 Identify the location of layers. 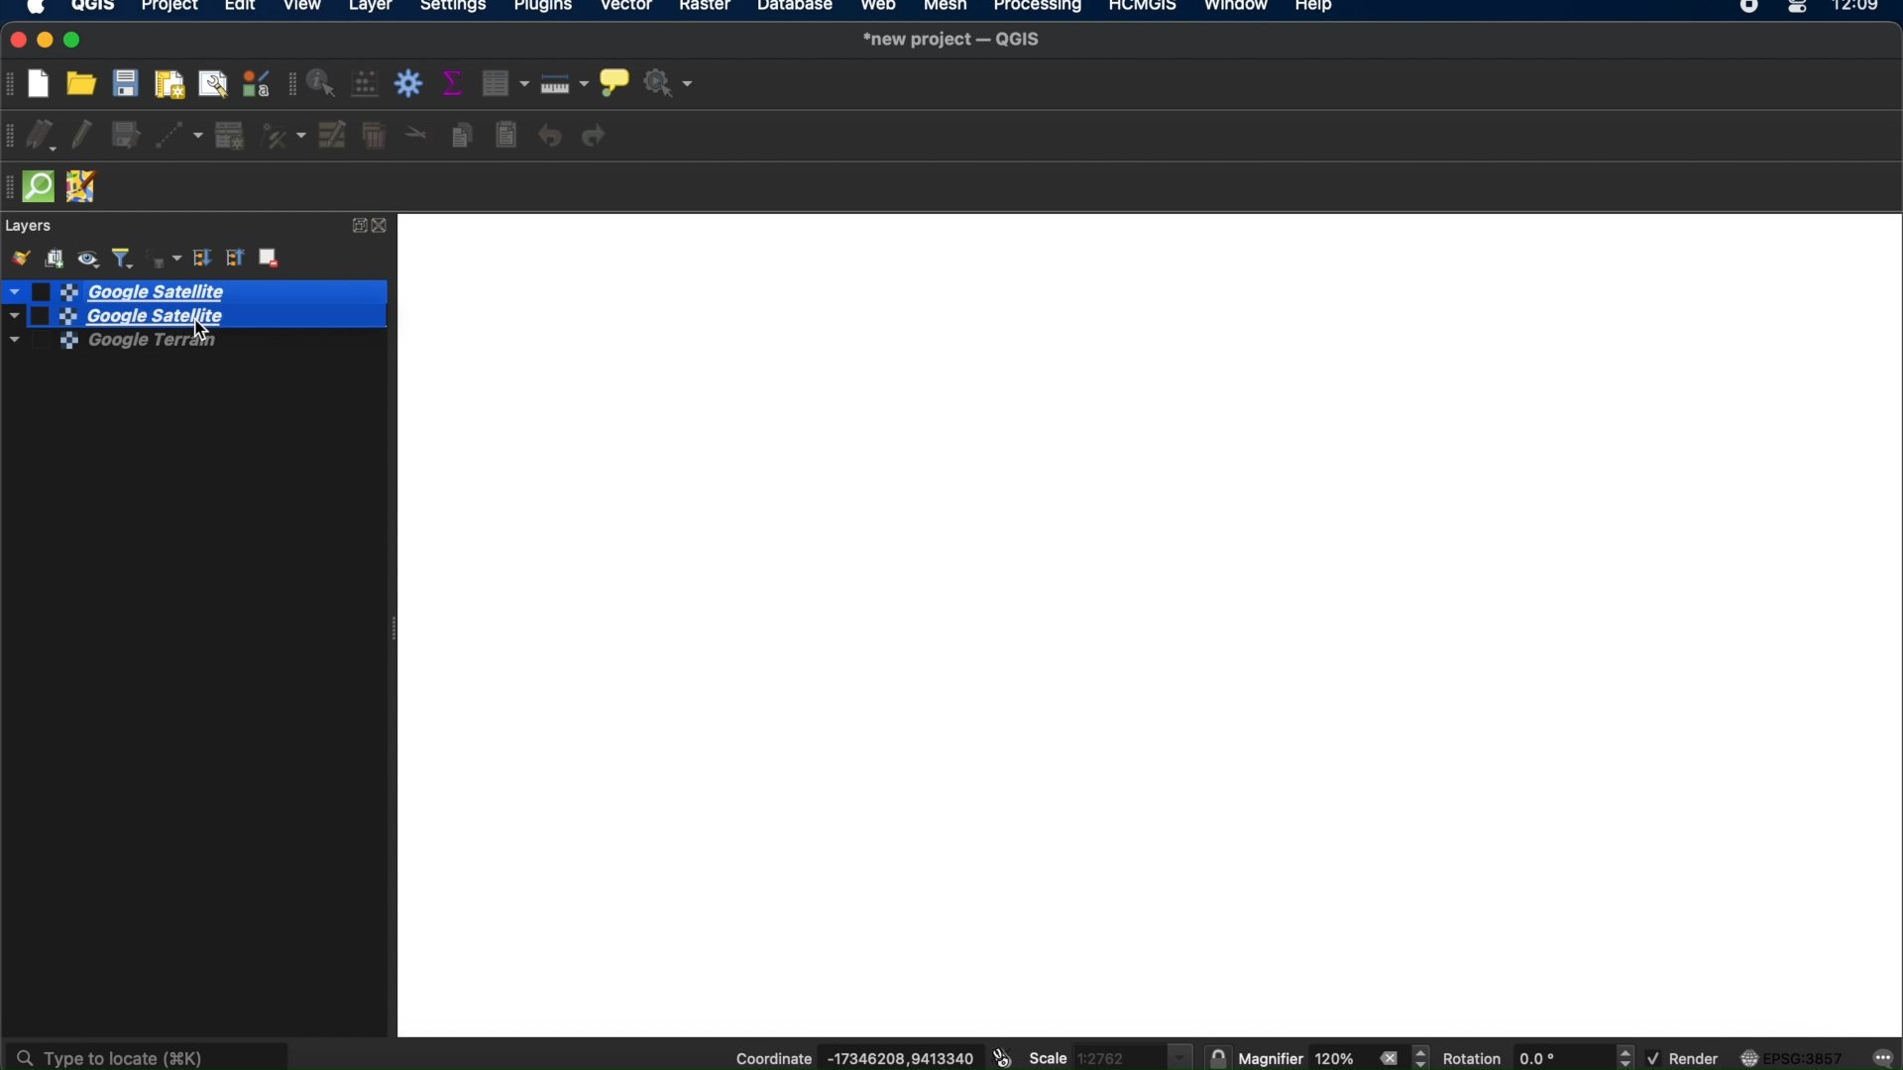
(31, 226).